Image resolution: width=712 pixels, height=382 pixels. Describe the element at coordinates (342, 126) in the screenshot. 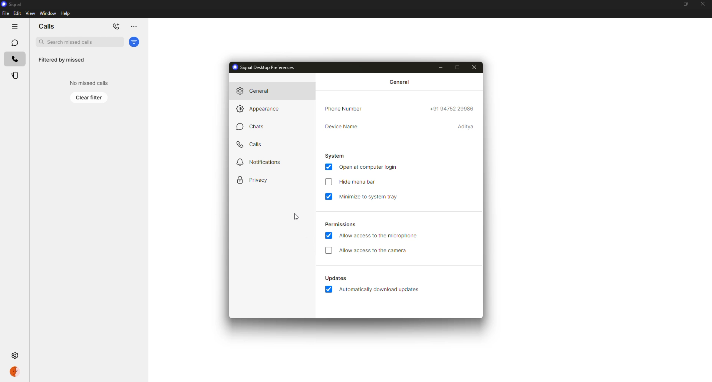

I see `device name` at that location.